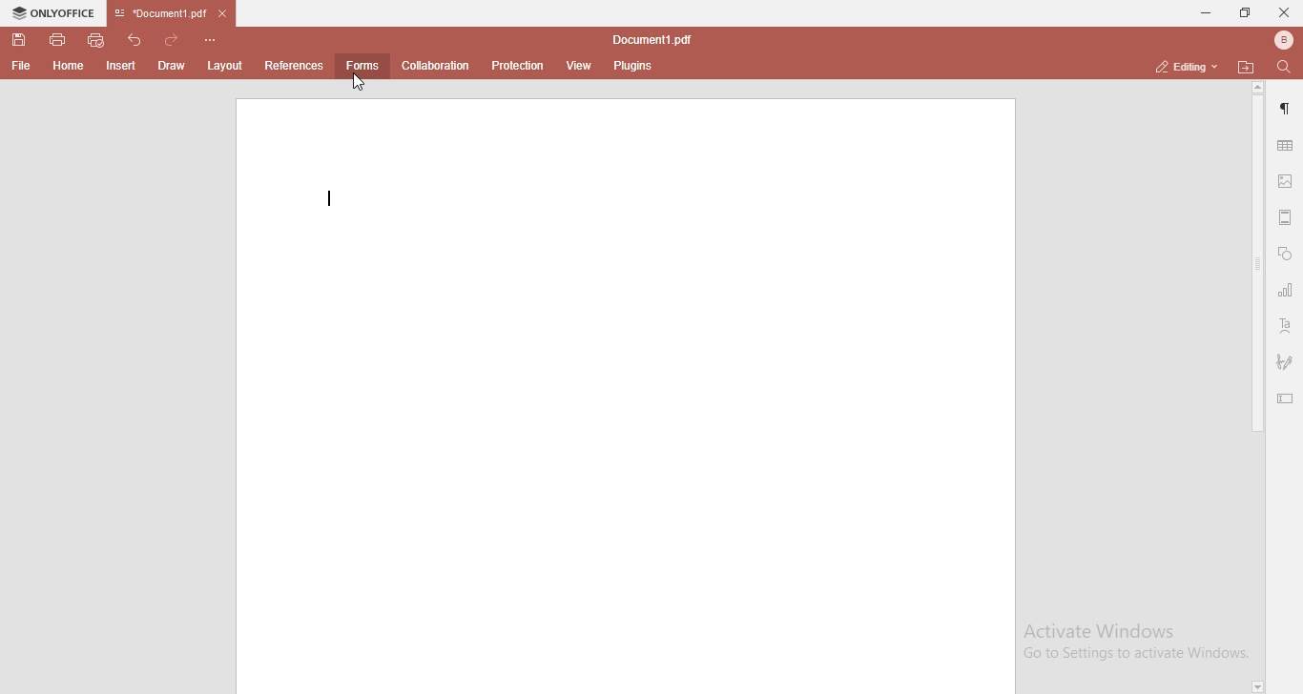 The image size is (1303, 694). Describe the element at coordinates (70, 68) in the screenshot. I see `home` at that location.